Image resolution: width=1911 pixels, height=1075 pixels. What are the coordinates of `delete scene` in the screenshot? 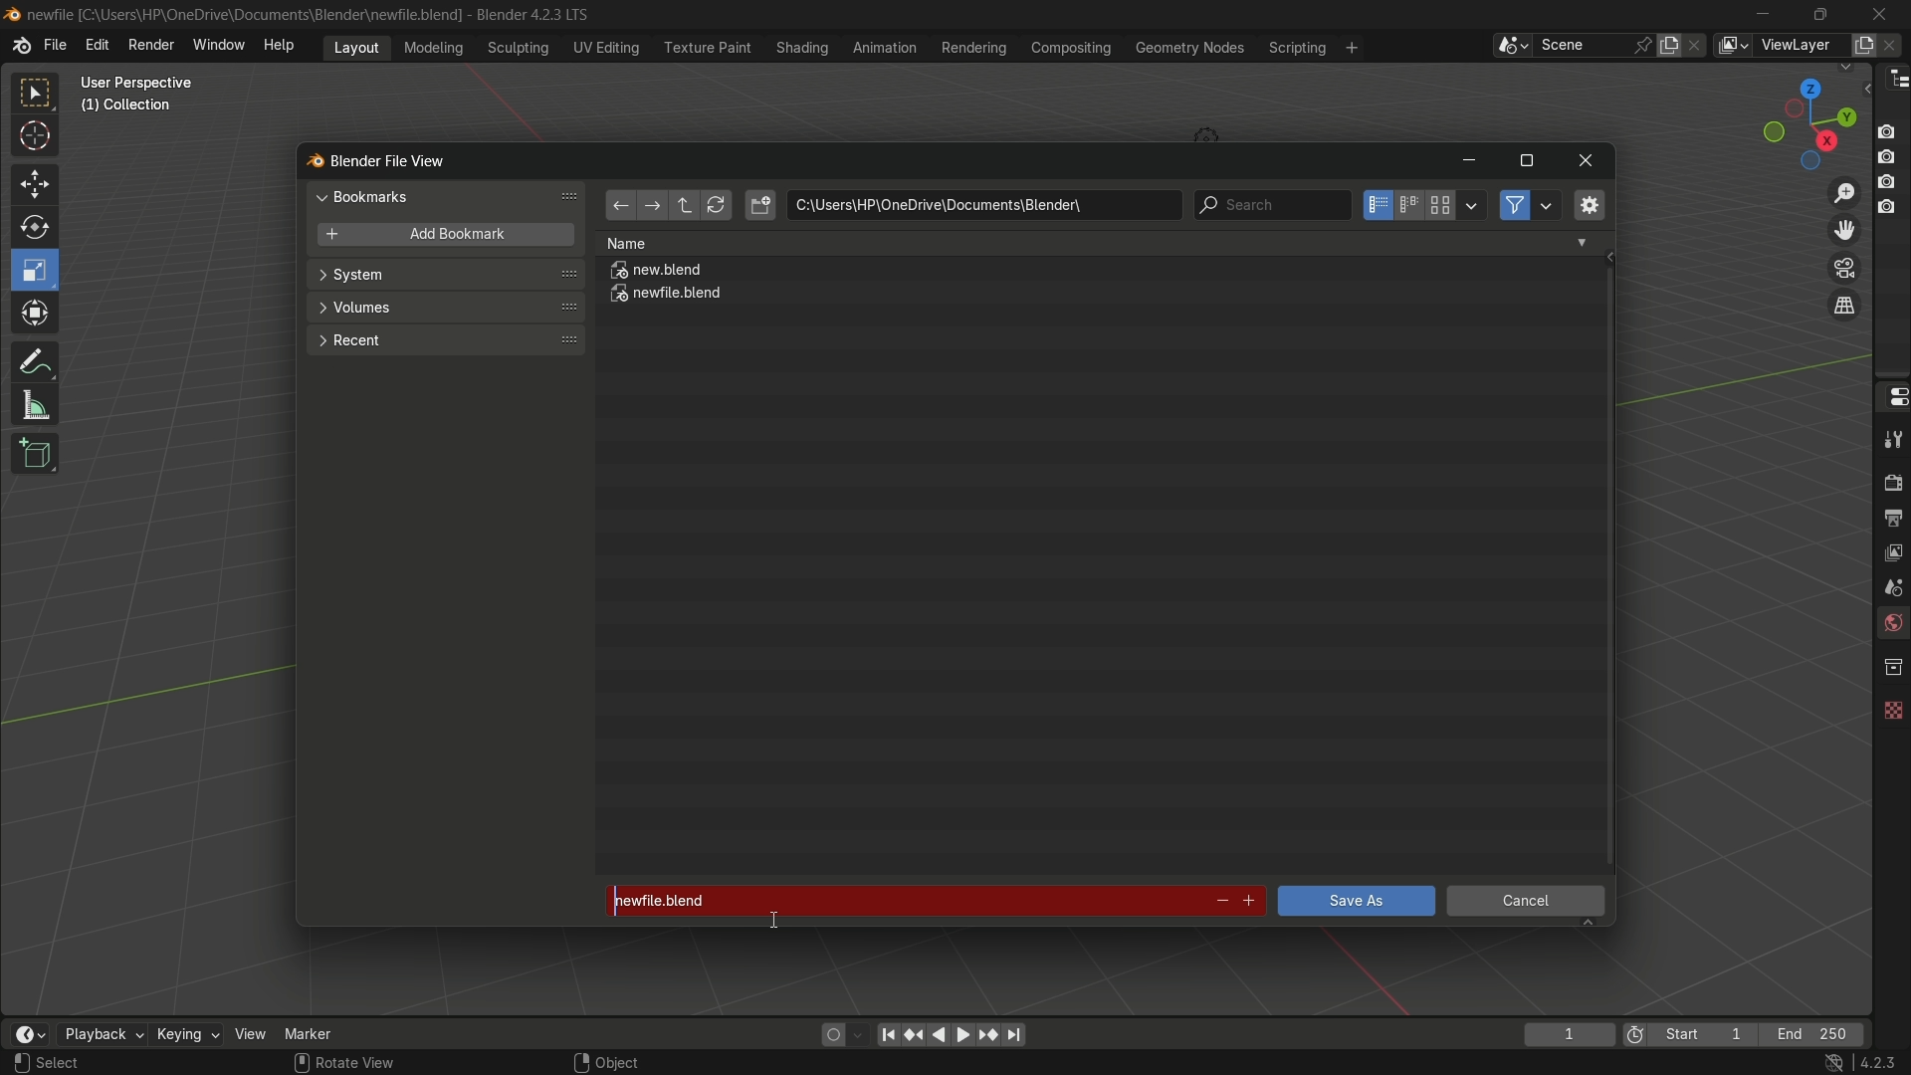 It's located at (1697, 45).